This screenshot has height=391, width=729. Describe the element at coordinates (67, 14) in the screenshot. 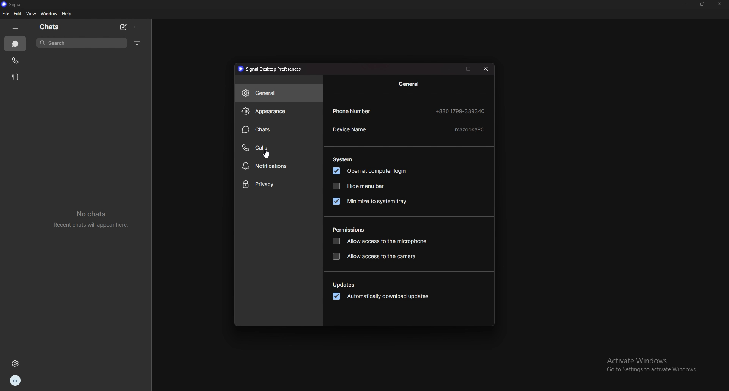

I see `help` at that location.